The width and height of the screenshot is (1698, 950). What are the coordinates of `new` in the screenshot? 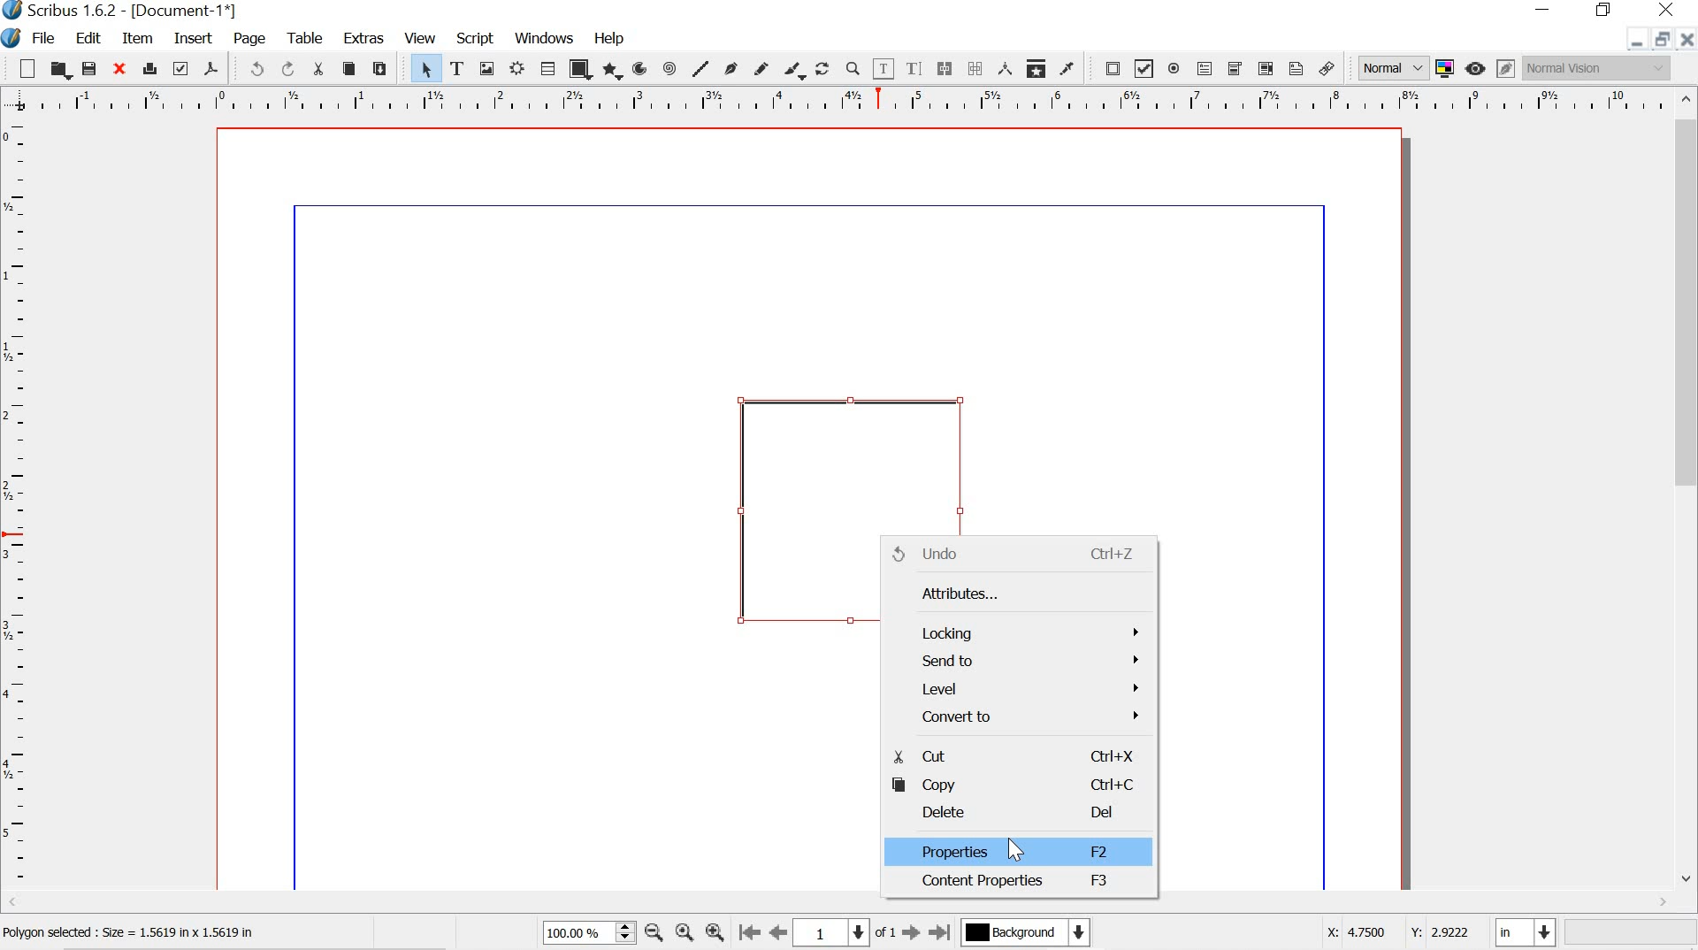 It's located at (21, 67).